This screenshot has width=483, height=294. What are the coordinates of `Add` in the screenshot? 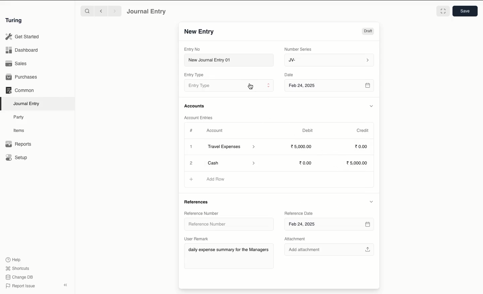 It's located at (192, 180).